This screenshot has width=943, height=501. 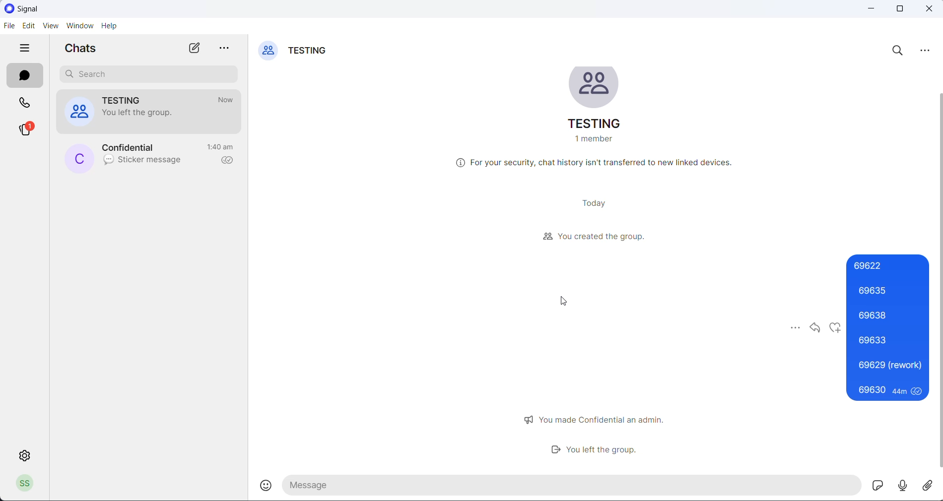 What do you see at coordinates (891, 329) in the screenshot?
I see `69622 69635 69638 69633 69629 (rework)69630 43m seen` at bounding box center [891, 329].